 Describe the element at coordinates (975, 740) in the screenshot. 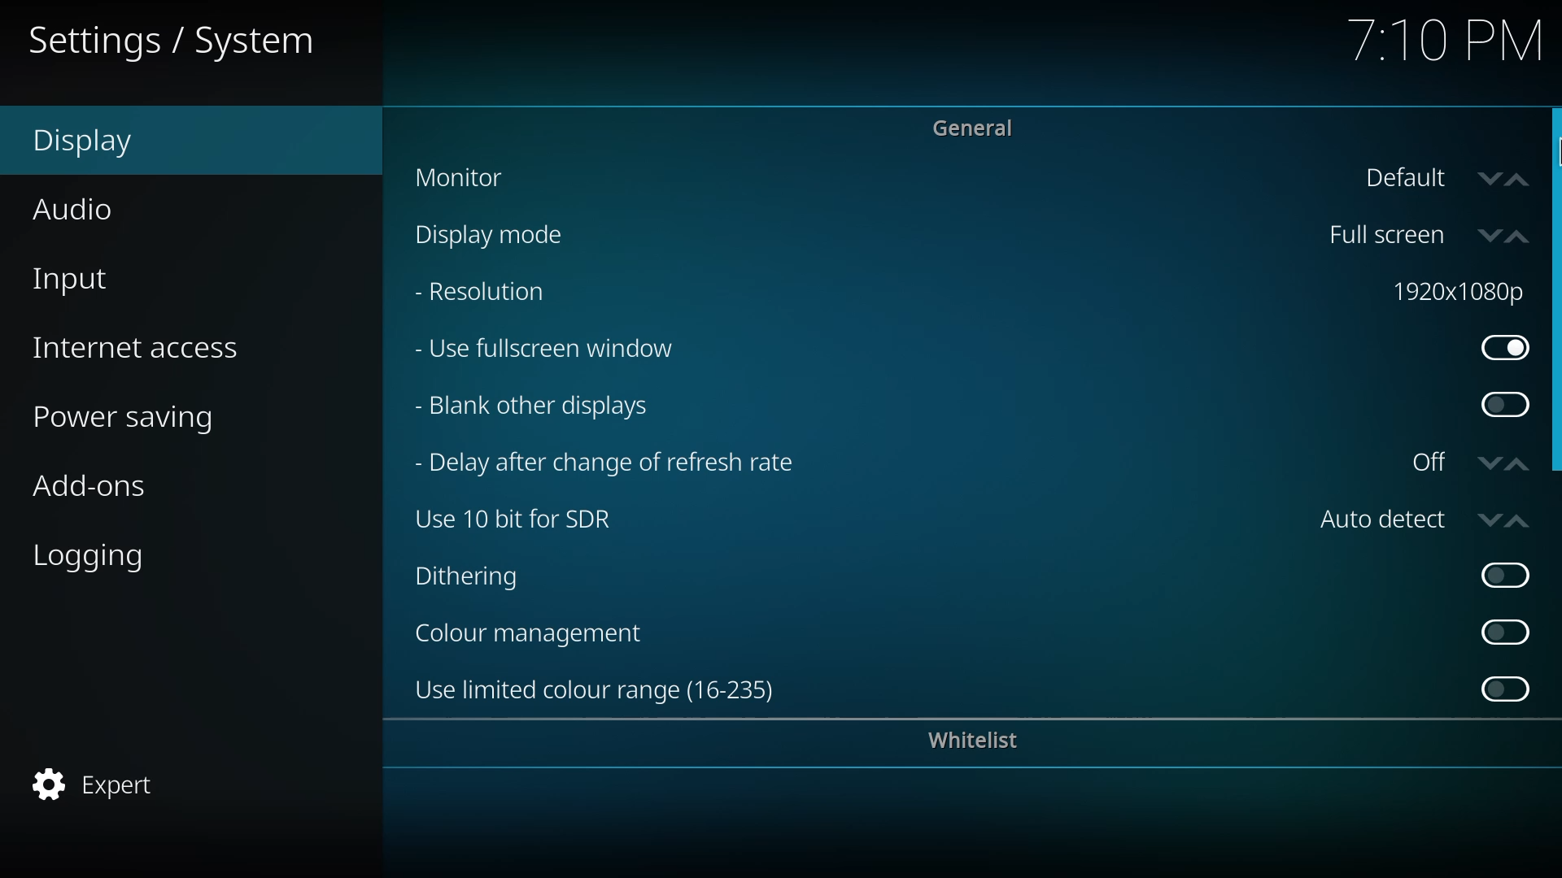

I see `whitelist` at that location.